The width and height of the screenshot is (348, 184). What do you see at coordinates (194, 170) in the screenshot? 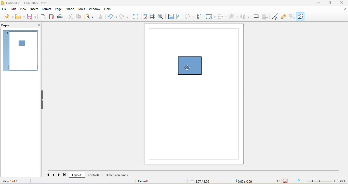
I see `horizontal scroll bar` at bounding box center [194, 170].